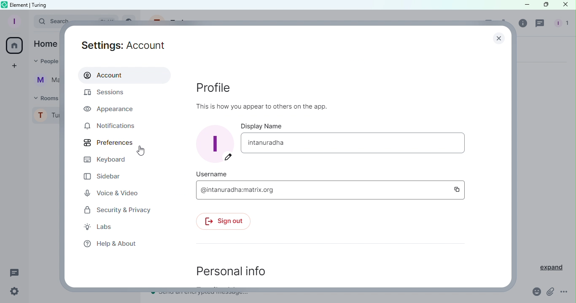  I want to click on Account, so click(125, 76).